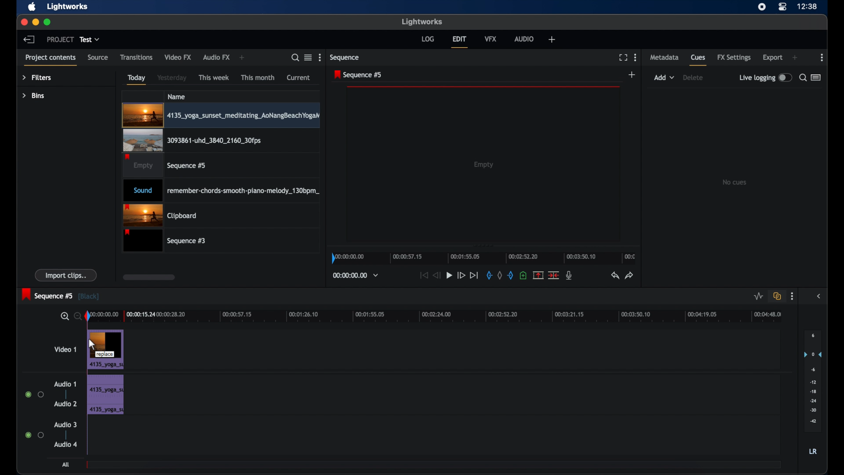 The height and width of the screenshot is (475, 844). Describe the element at coordinates (795, 58) in the screenshot. I see `add` at that location.